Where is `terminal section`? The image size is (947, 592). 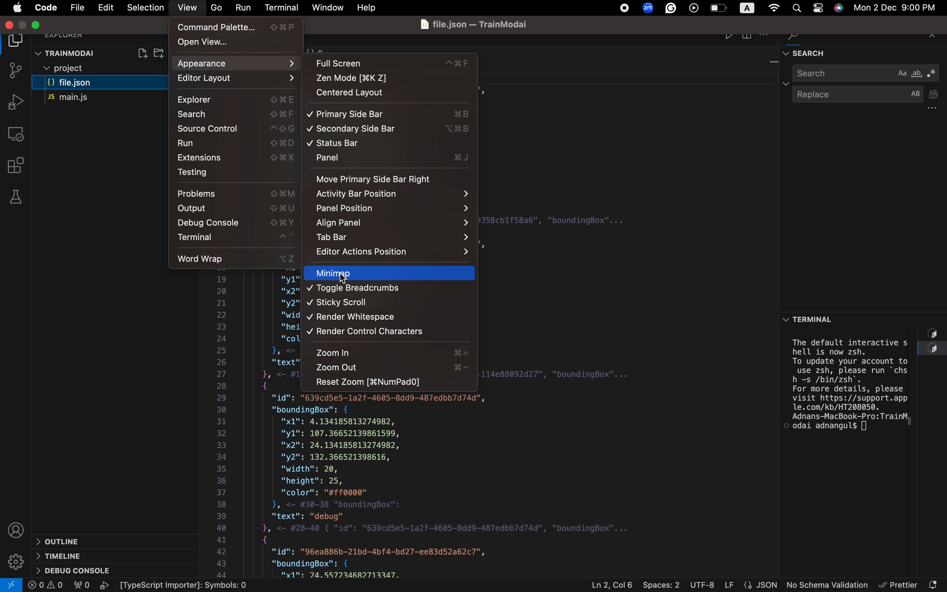
terminal section is located at coordinates (865, 451).